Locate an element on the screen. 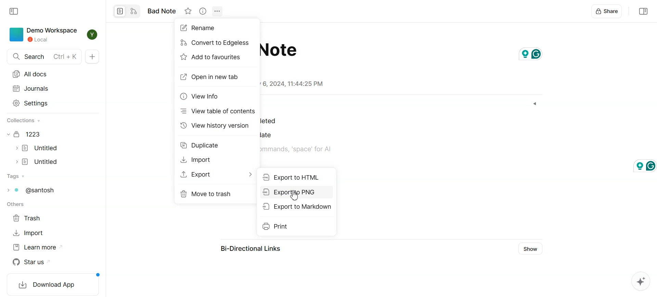 This screenshot has height=297, width=657. All docs is located at coordinates (44, 74).